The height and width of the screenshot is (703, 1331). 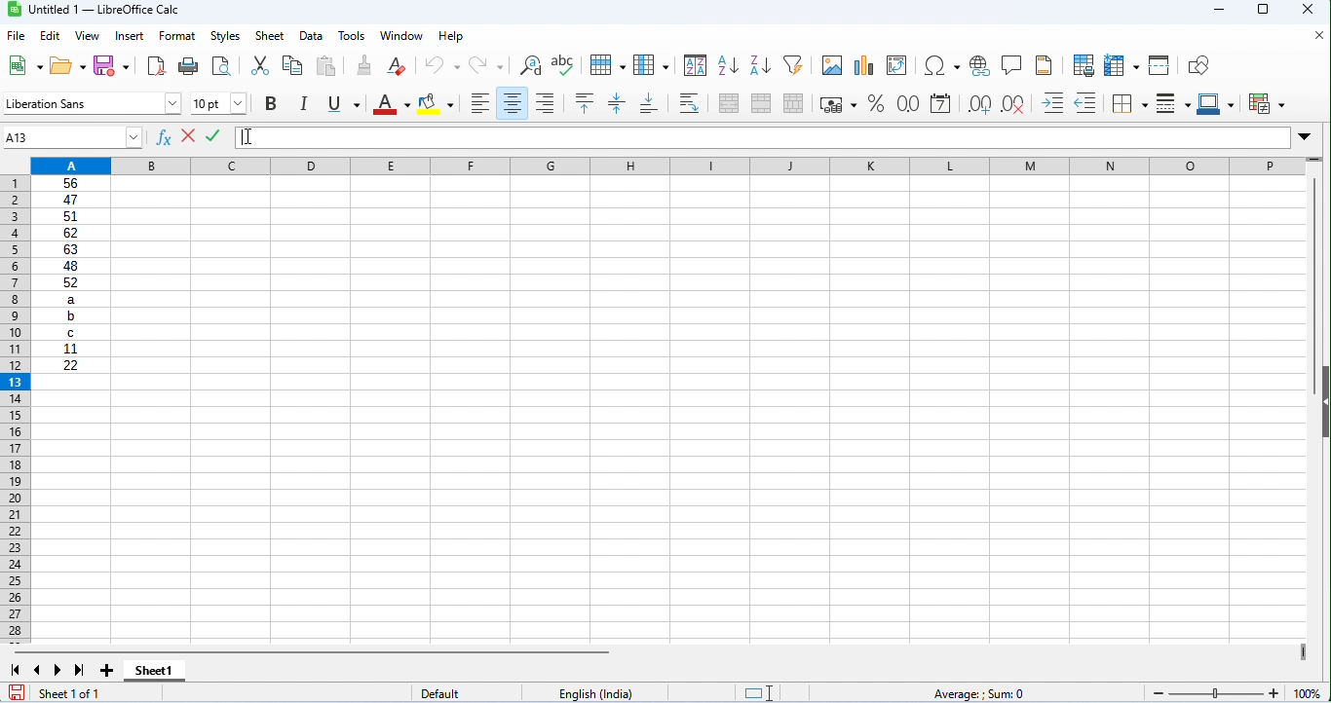 What do you see at coordinates (1274, 693) in the screenshot?
I see `Zoom in` at bounding box center [1274, 693].